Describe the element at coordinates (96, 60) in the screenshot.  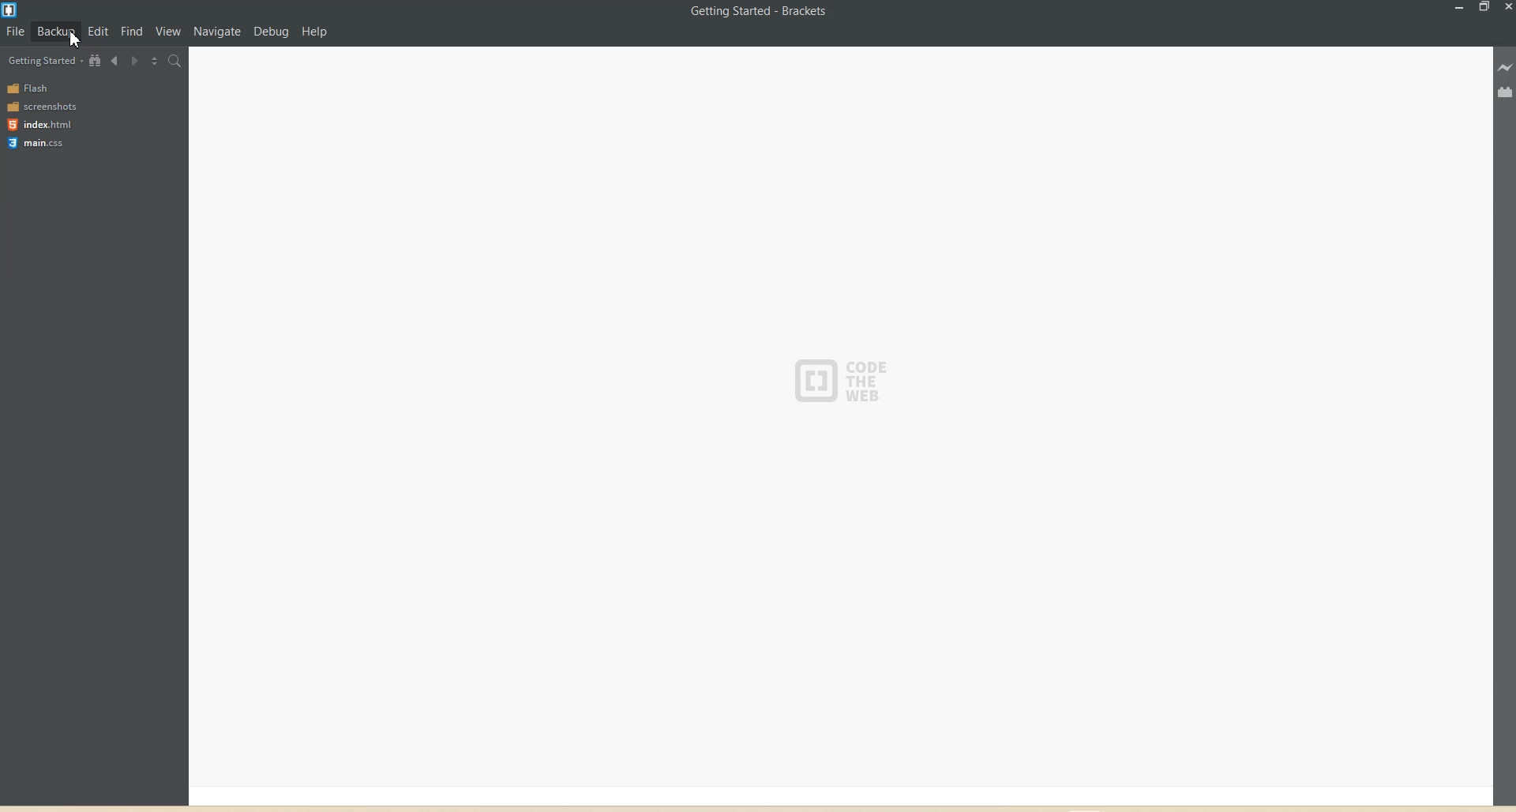
I see `View in file Tree` at that location.